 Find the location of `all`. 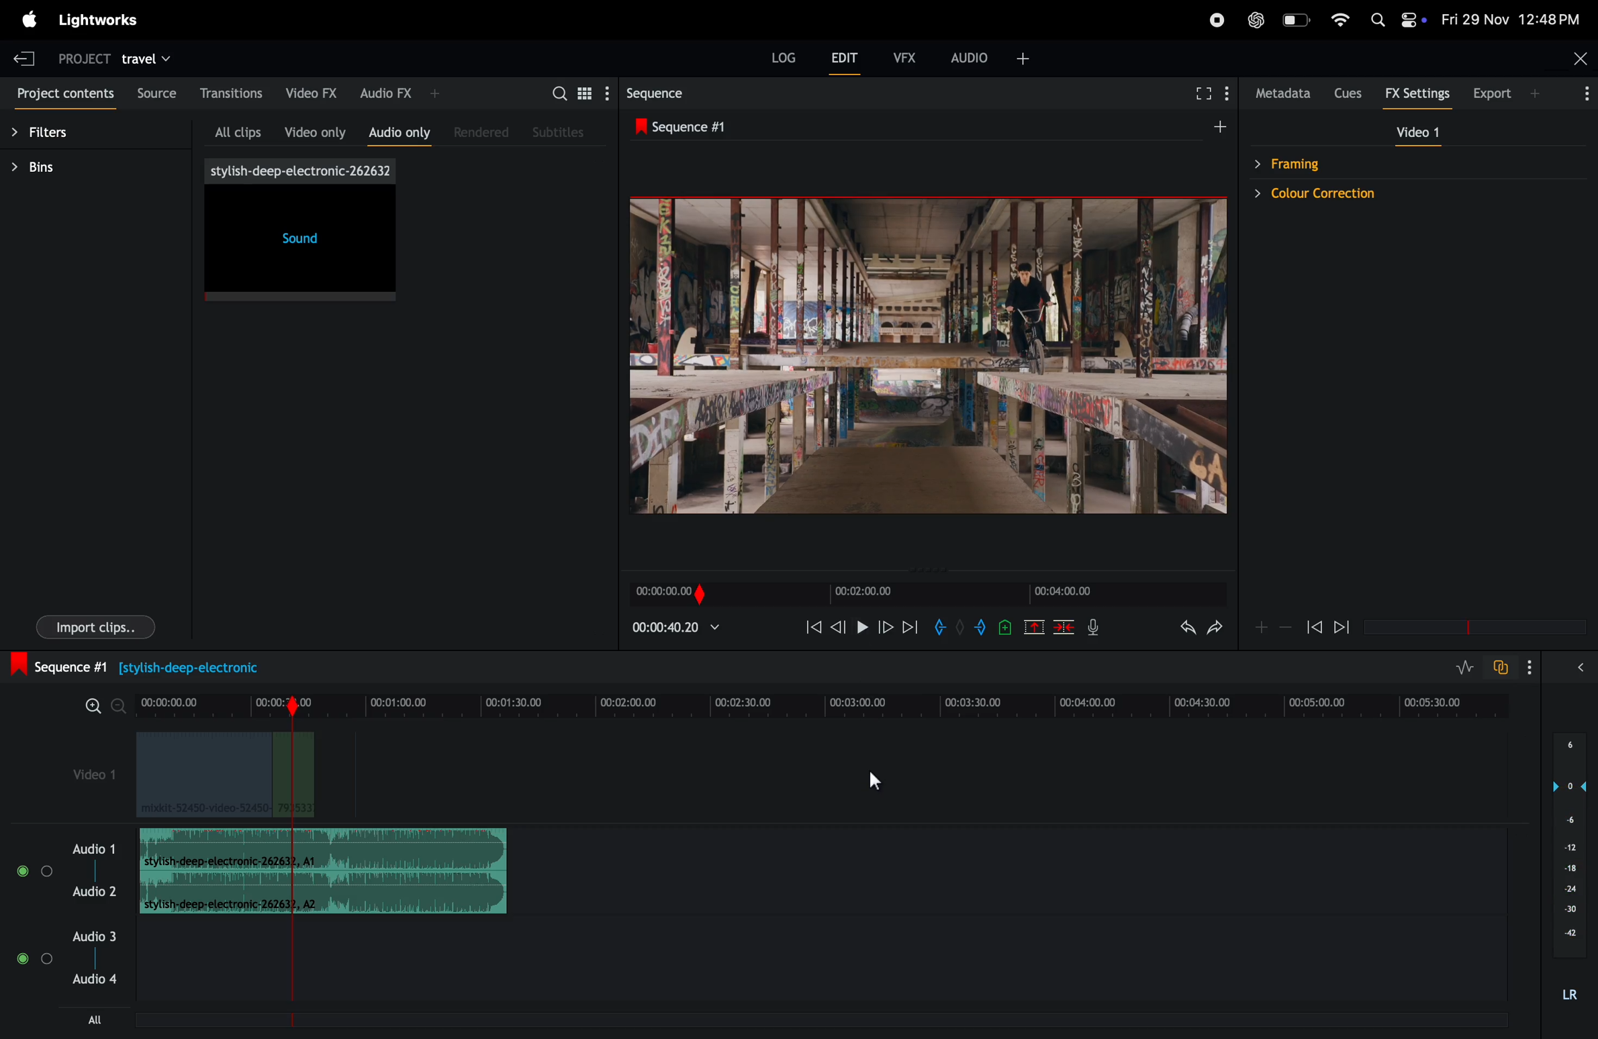

all is located at coordinates (99, 1019).